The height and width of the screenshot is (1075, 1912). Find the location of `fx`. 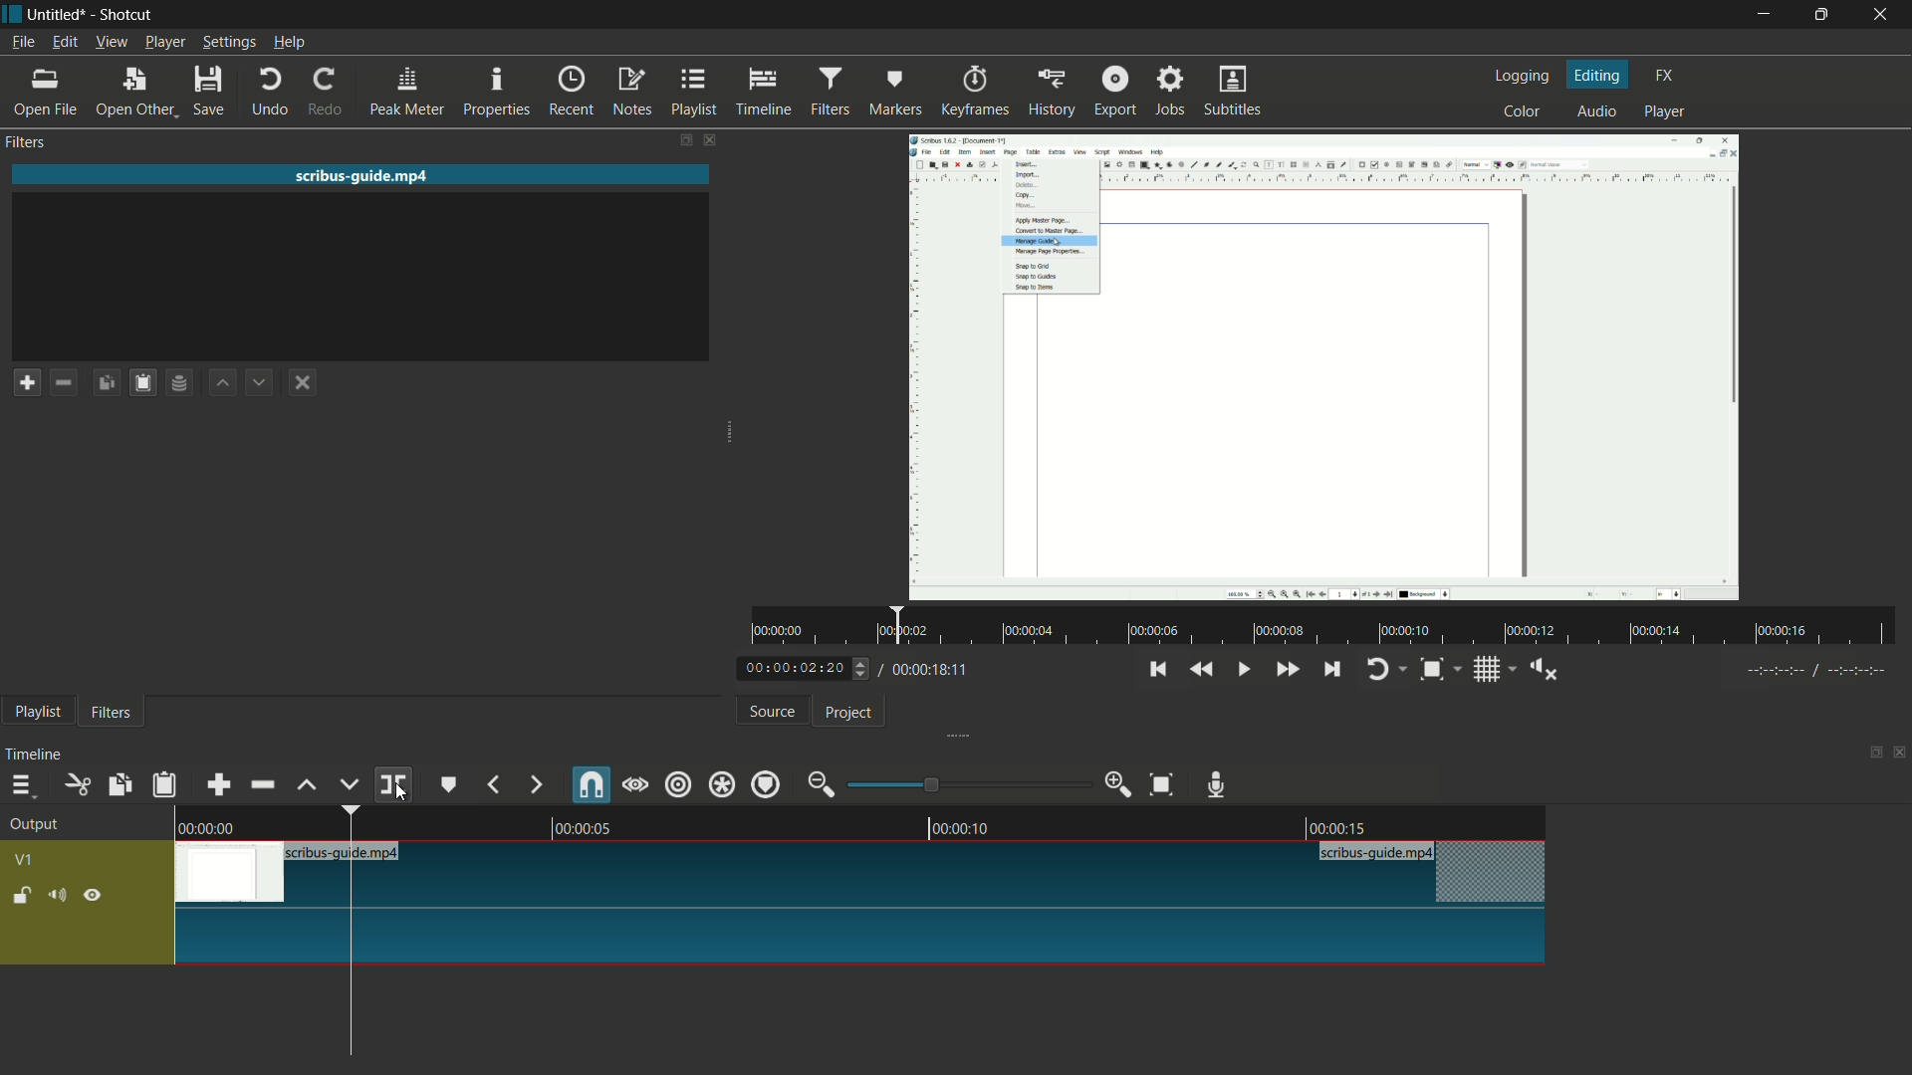

fx is located at coordinates (1664, 73).